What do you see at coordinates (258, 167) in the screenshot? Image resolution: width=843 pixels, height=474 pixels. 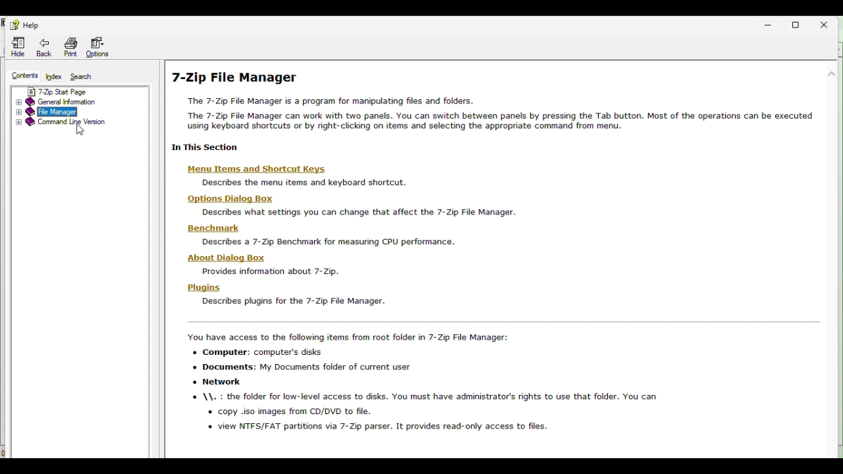 I see `Menu items and shortcut keys` at bounding box center [258, 167].